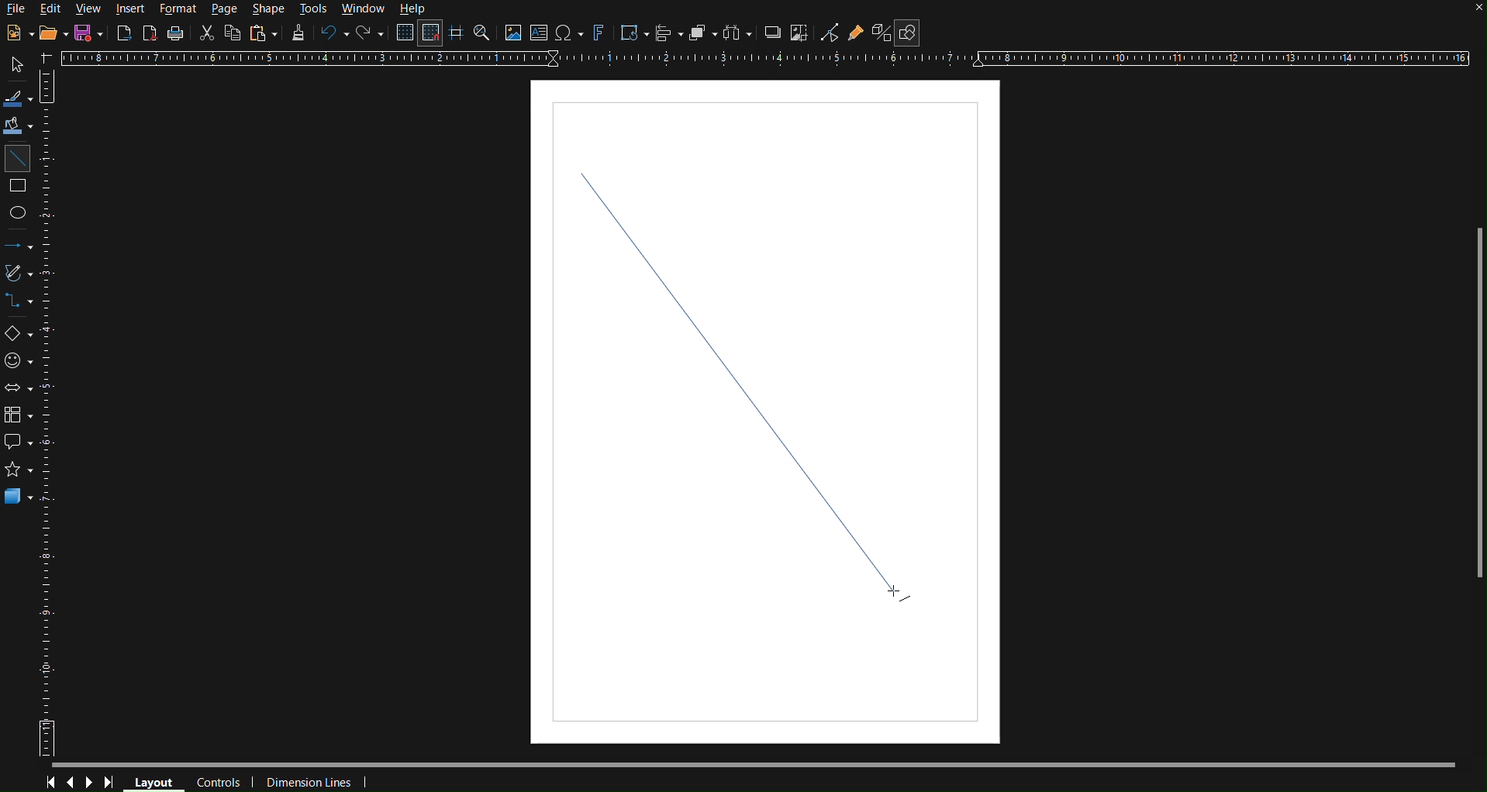 The width and height of the screenshot is (1487, 792). I want to click on Print, so click(178, 33).